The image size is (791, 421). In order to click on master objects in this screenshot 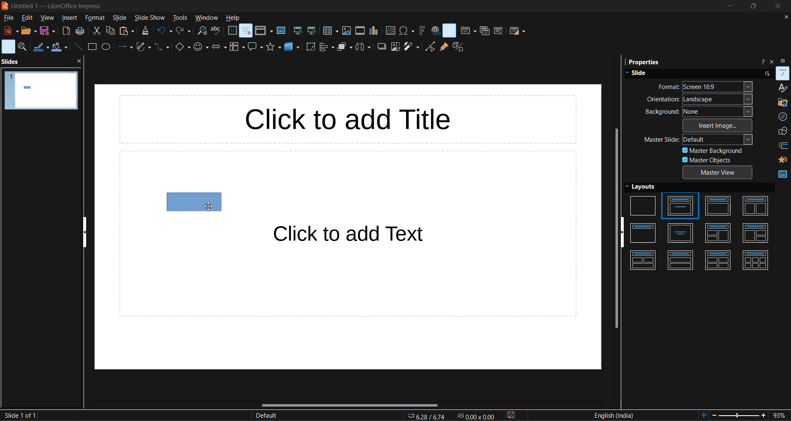, I will do `click(704, 160)`.